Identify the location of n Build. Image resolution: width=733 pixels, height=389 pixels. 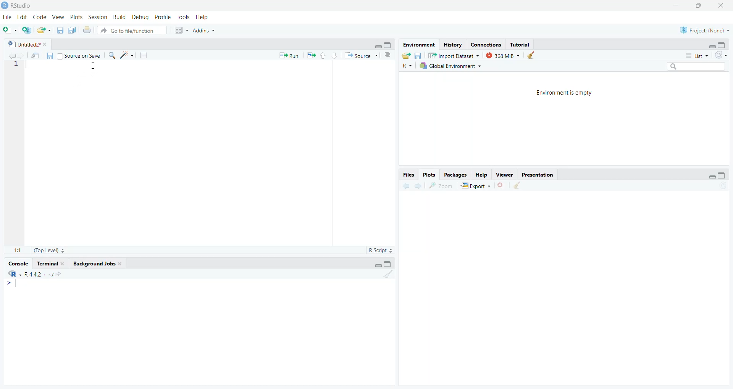
(119, 18).